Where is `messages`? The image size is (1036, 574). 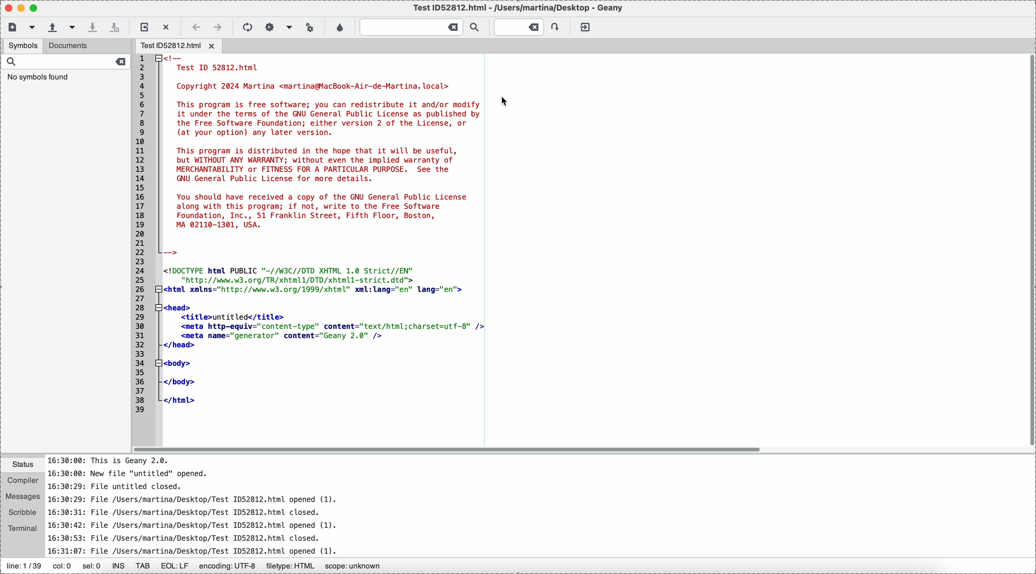
messages is located at coordinates (23, 497).